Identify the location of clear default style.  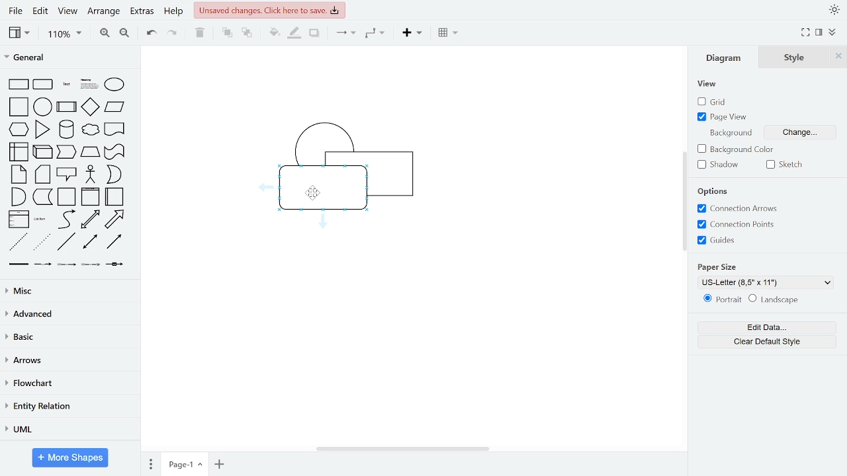
(764, 342).